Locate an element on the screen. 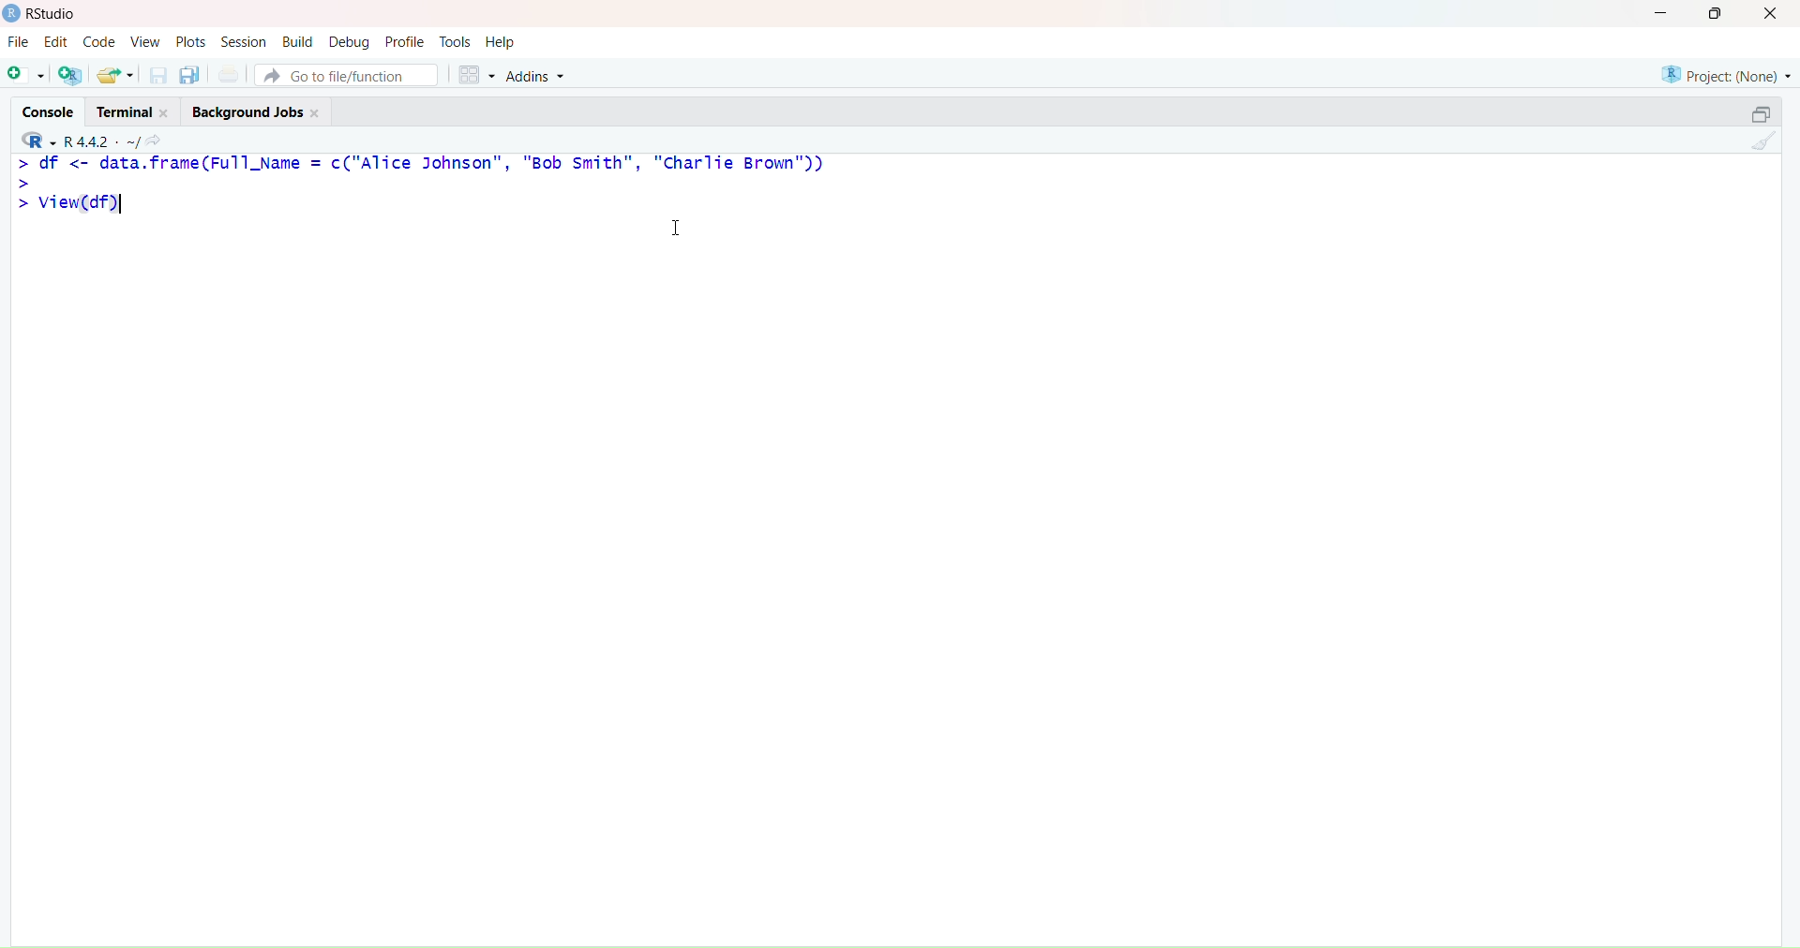 The width and height of the screenshot is (1800, 948). R is located at coordinates (34, 140).